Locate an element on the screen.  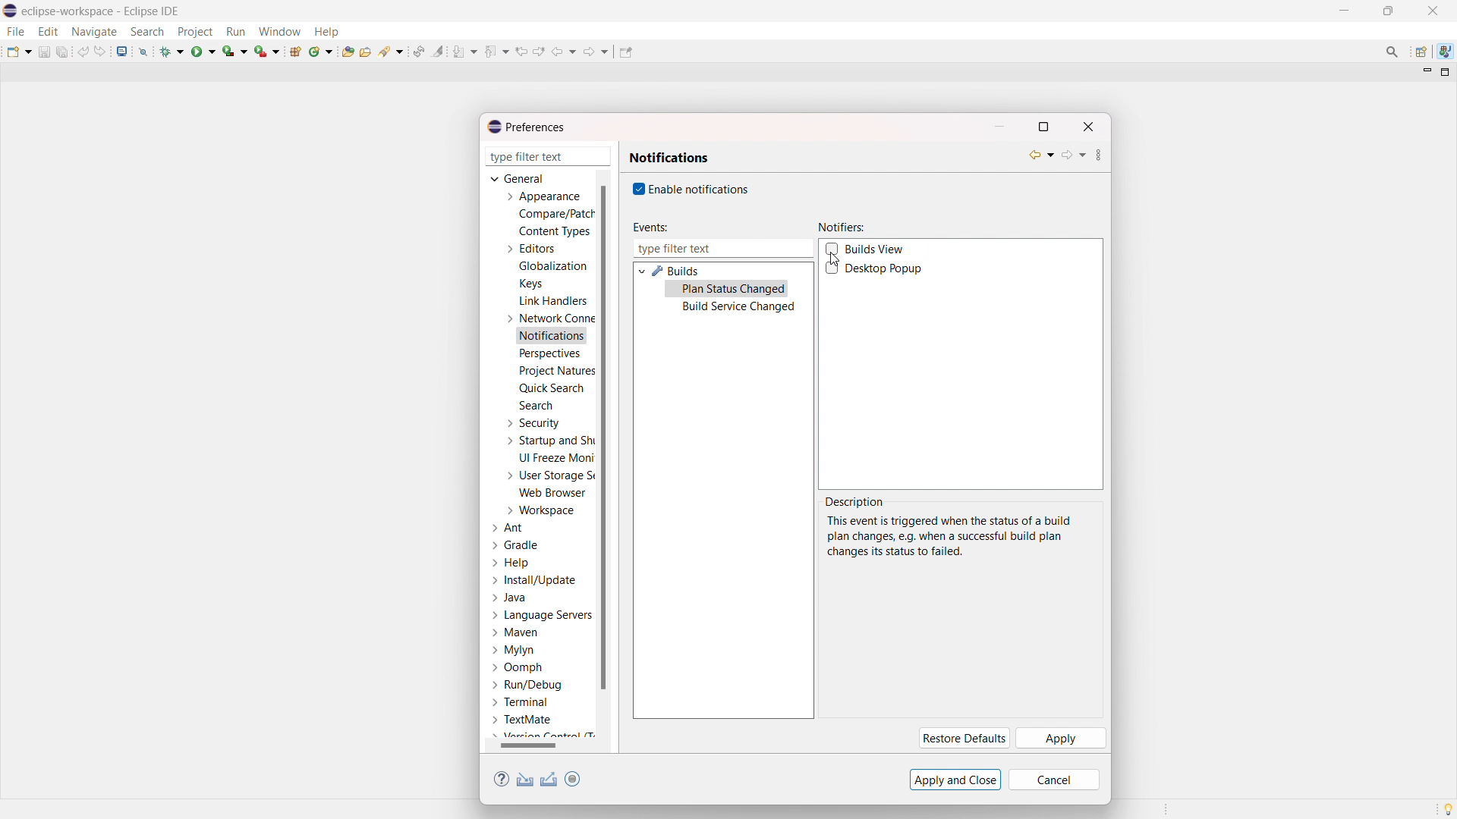
debug is located at coordinates (172, 51).